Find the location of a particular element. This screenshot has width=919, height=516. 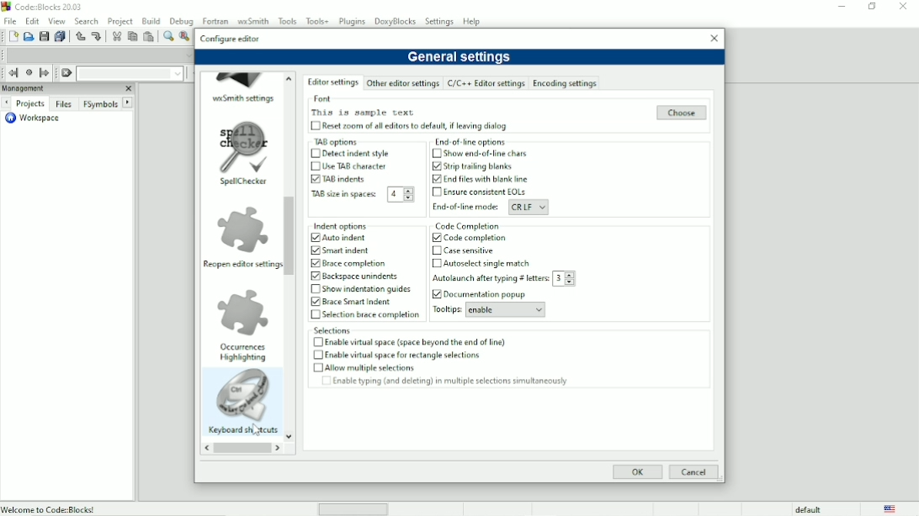

Replace is located at coordinates (185, 37).